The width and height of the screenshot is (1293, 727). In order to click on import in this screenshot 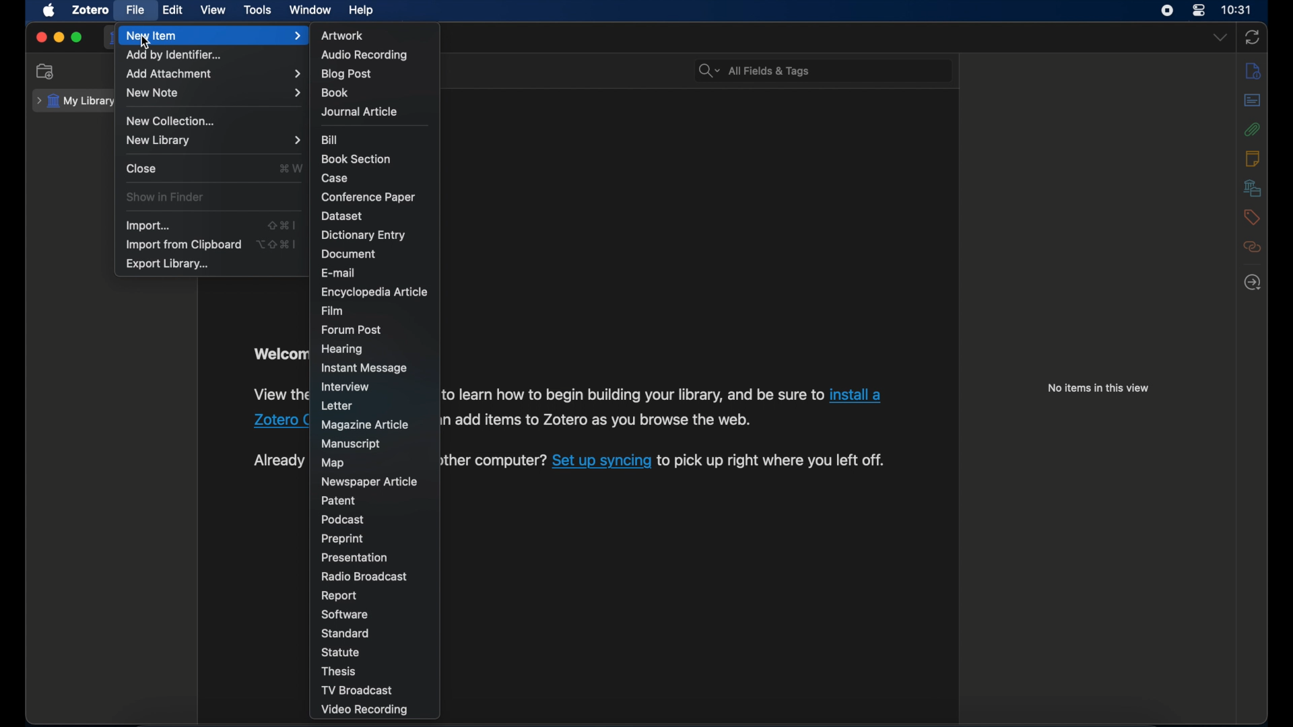, I will do `click(148, 226)`.